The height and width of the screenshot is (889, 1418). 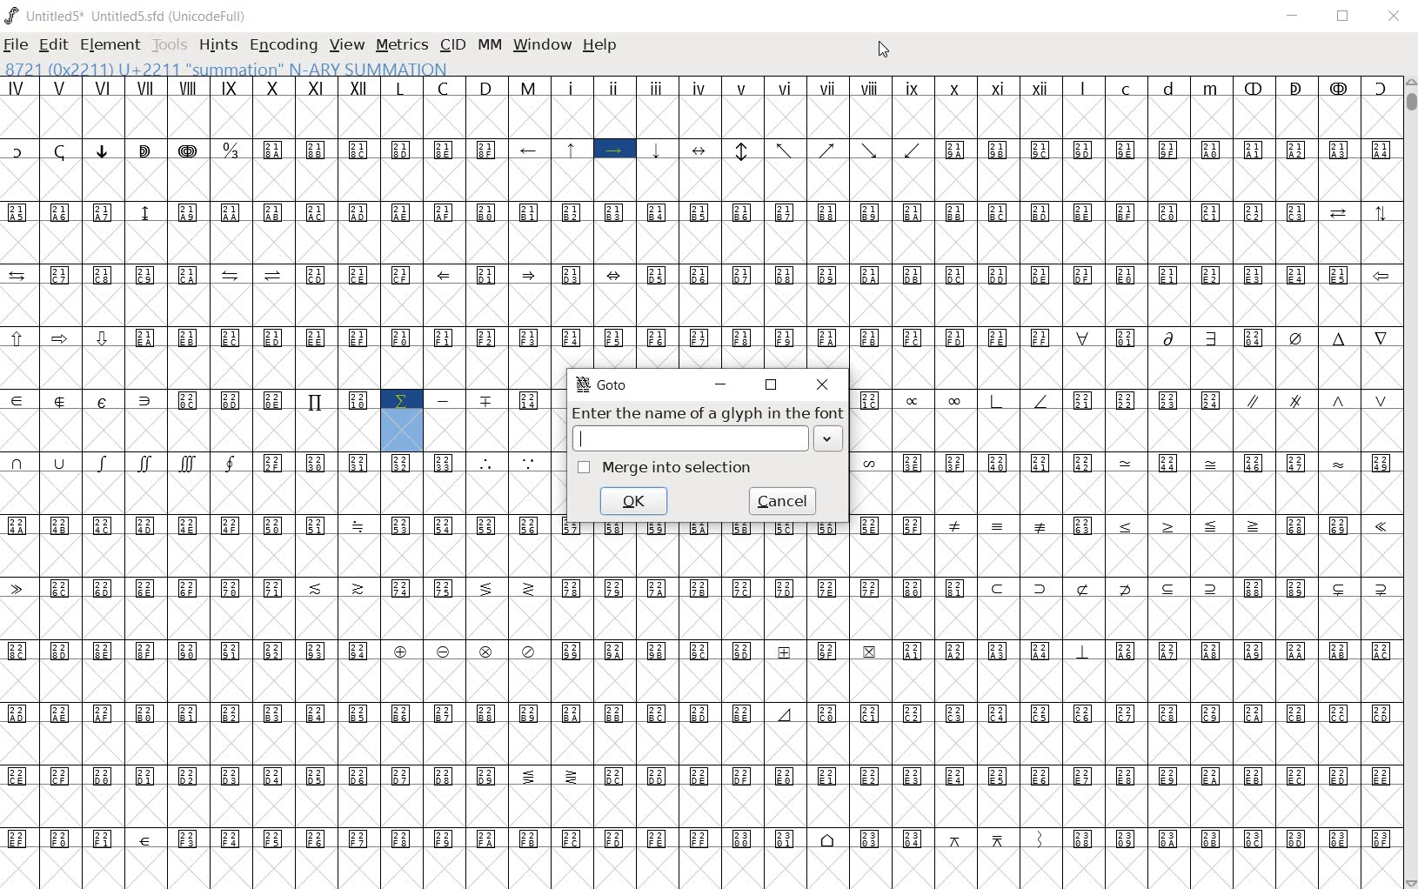 I want to click on CURSOR, so click(x=884, y=50).